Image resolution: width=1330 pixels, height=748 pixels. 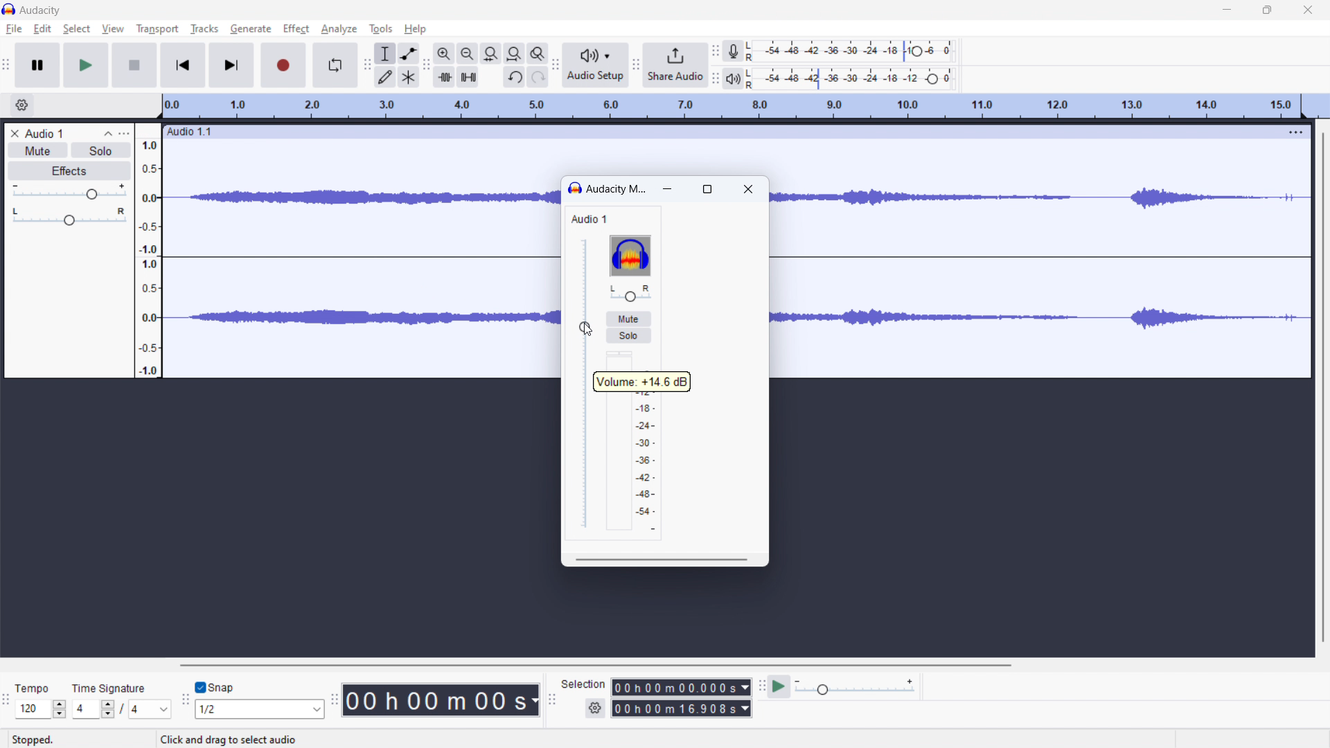 What do you see at coordinates (1268, 9) in the screenshot?
I see `maximize` at bounding box center [1268, 9].